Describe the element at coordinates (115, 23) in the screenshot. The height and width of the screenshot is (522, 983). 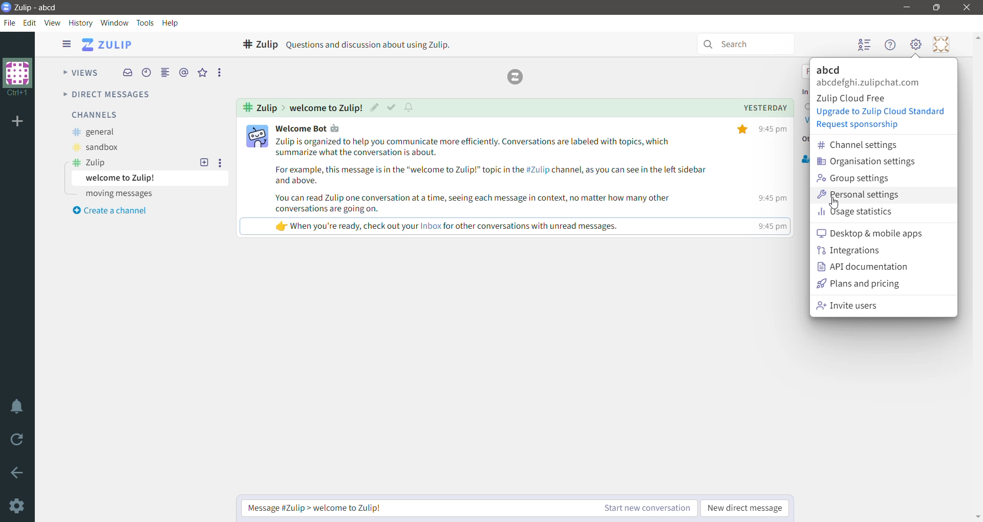
I see `Window` at that location.